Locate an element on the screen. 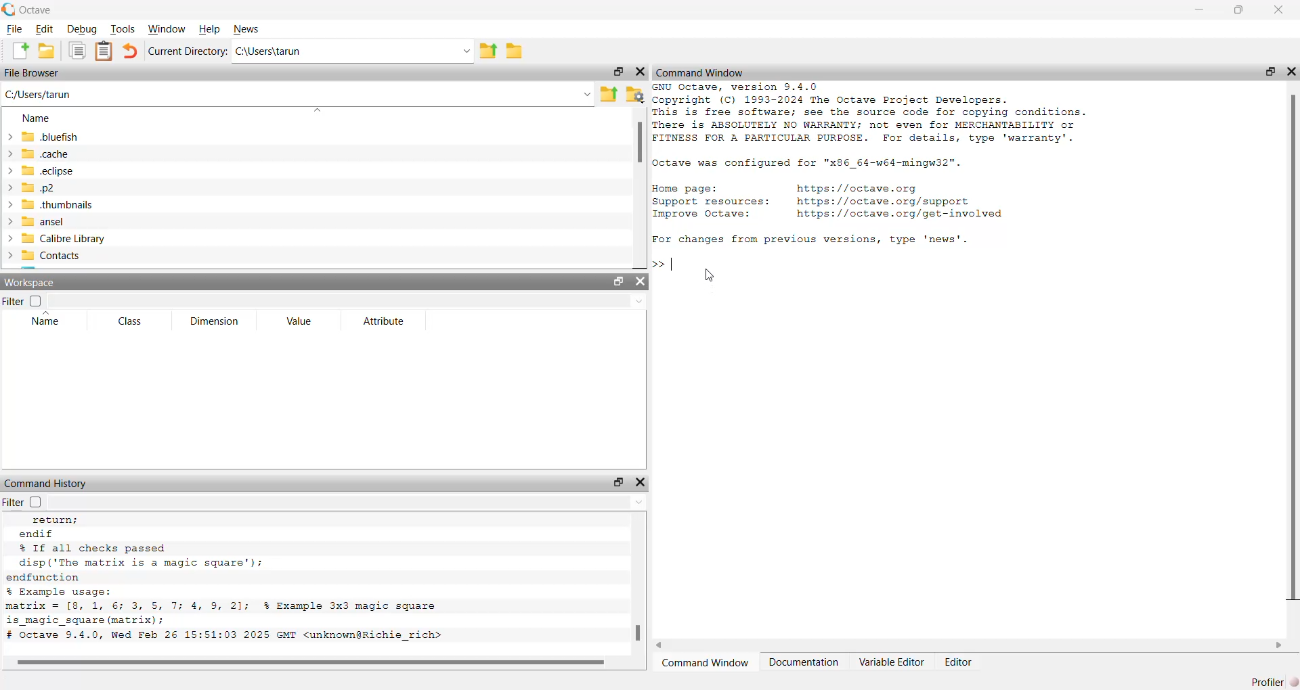 This screenshot has height=690, width=1300. New folder is located at coordinates (46, 51).